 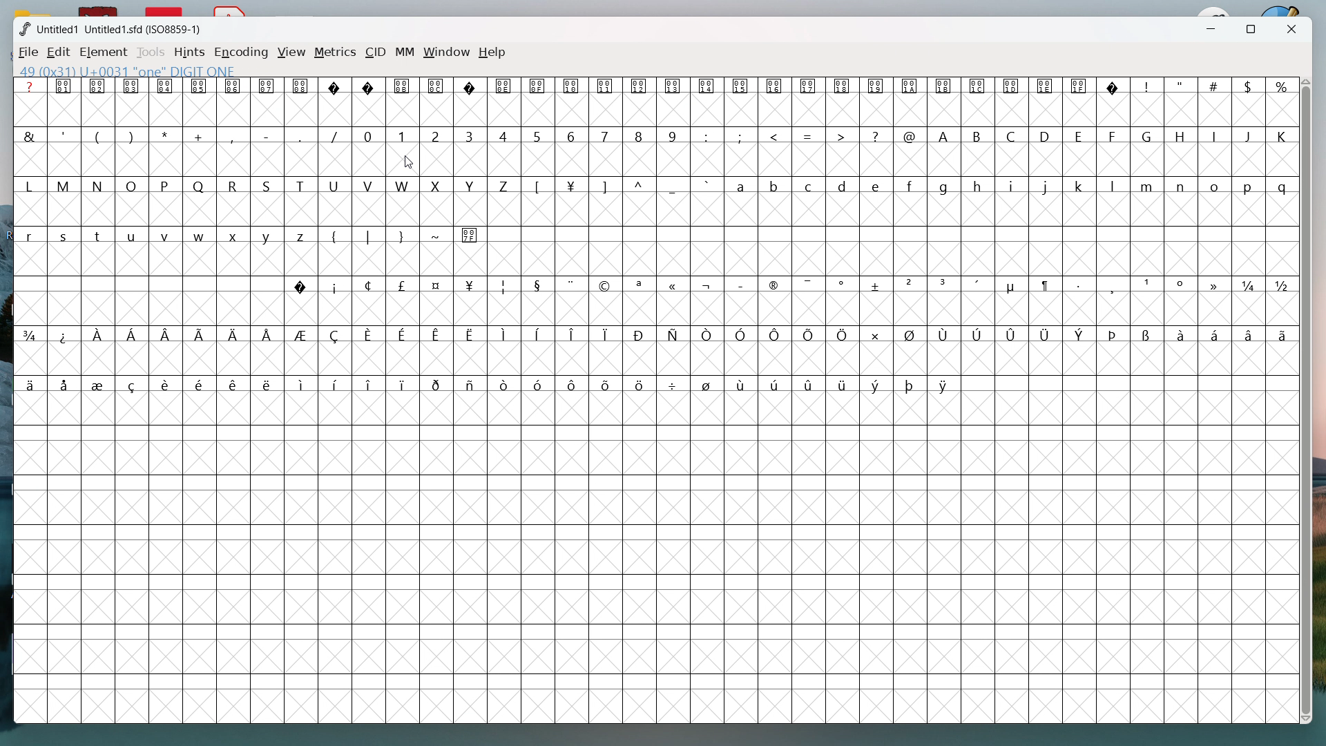 I want to click on j, so click(x=1047, y=186).